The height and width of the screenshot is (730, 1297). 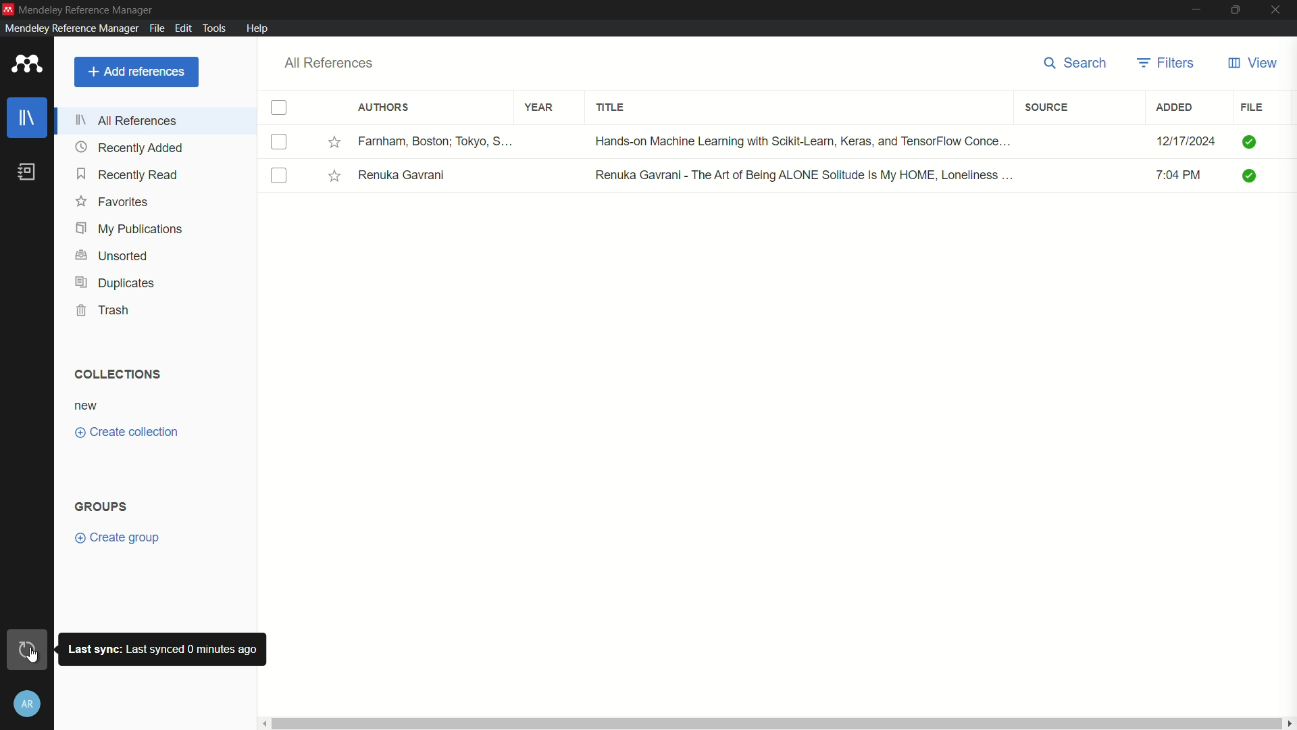 What do you see at coordinates (31, 651) in the screenshot?
I see `sync` at bounding box center [31, 651].